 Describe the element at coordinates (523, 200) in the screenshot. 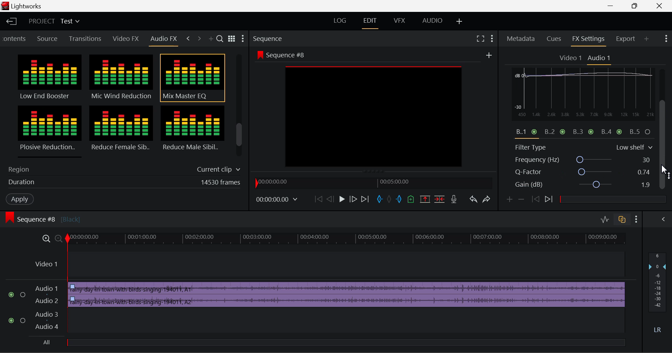

I see `remove keyframe` at that location.